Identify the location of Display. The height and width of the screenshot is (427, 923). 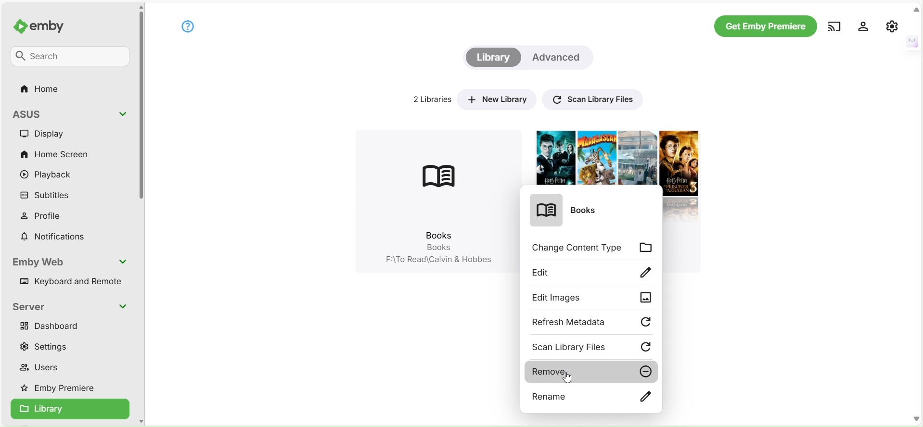
(50, 134).